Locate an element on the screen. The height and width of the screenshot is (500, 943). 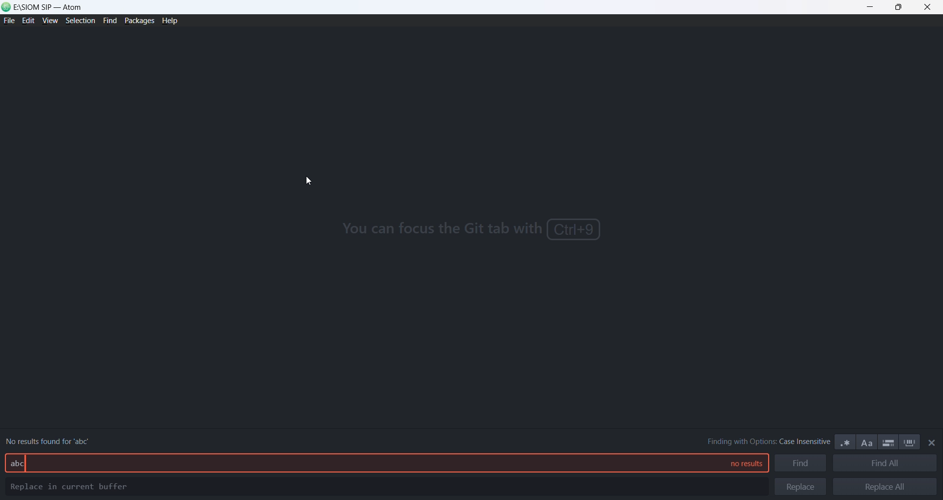
replace all is located at coordinates (885, 487).